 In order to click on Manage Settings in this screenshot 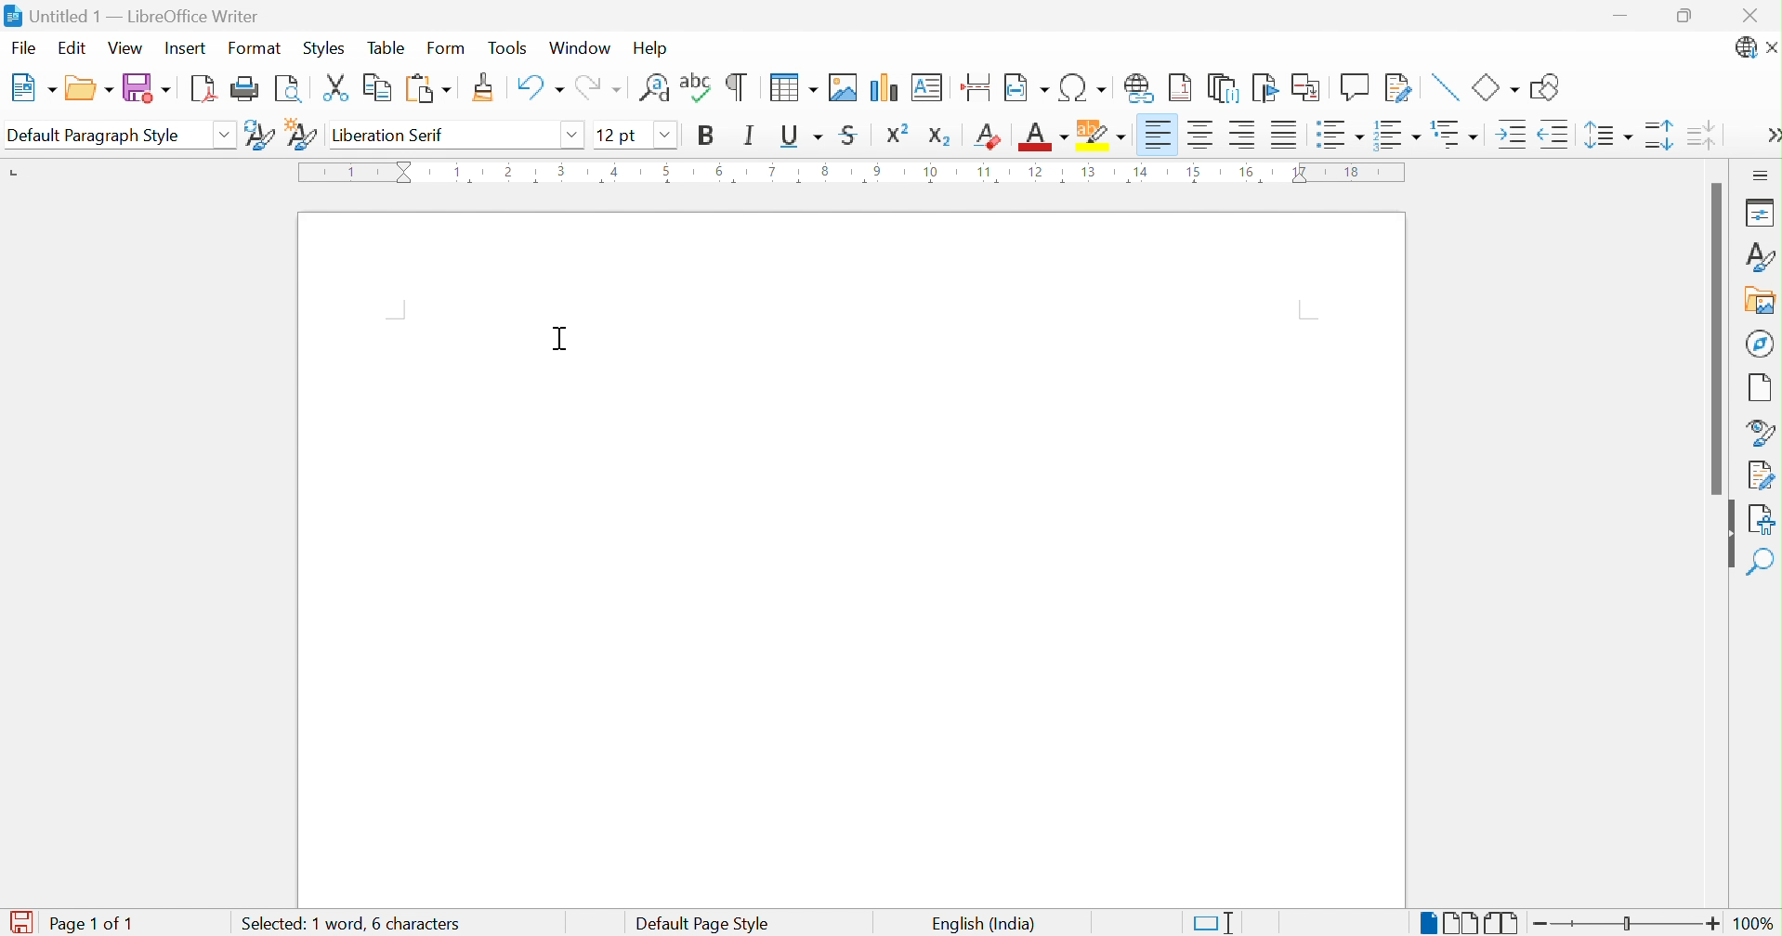, I will do `click(1761, 474)`.